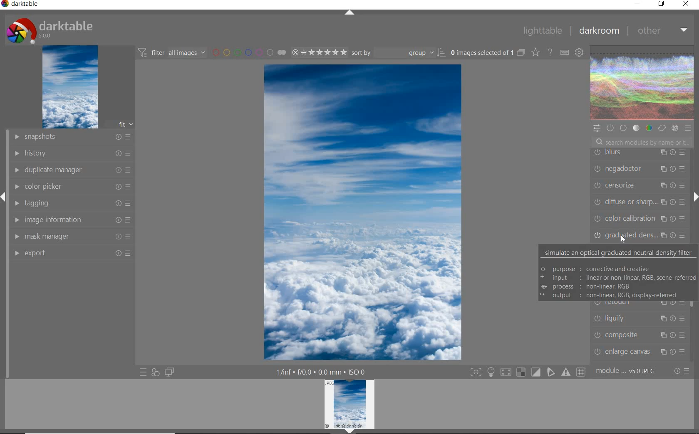  I want to click on TOGGLE MODES, so click(527, 373).